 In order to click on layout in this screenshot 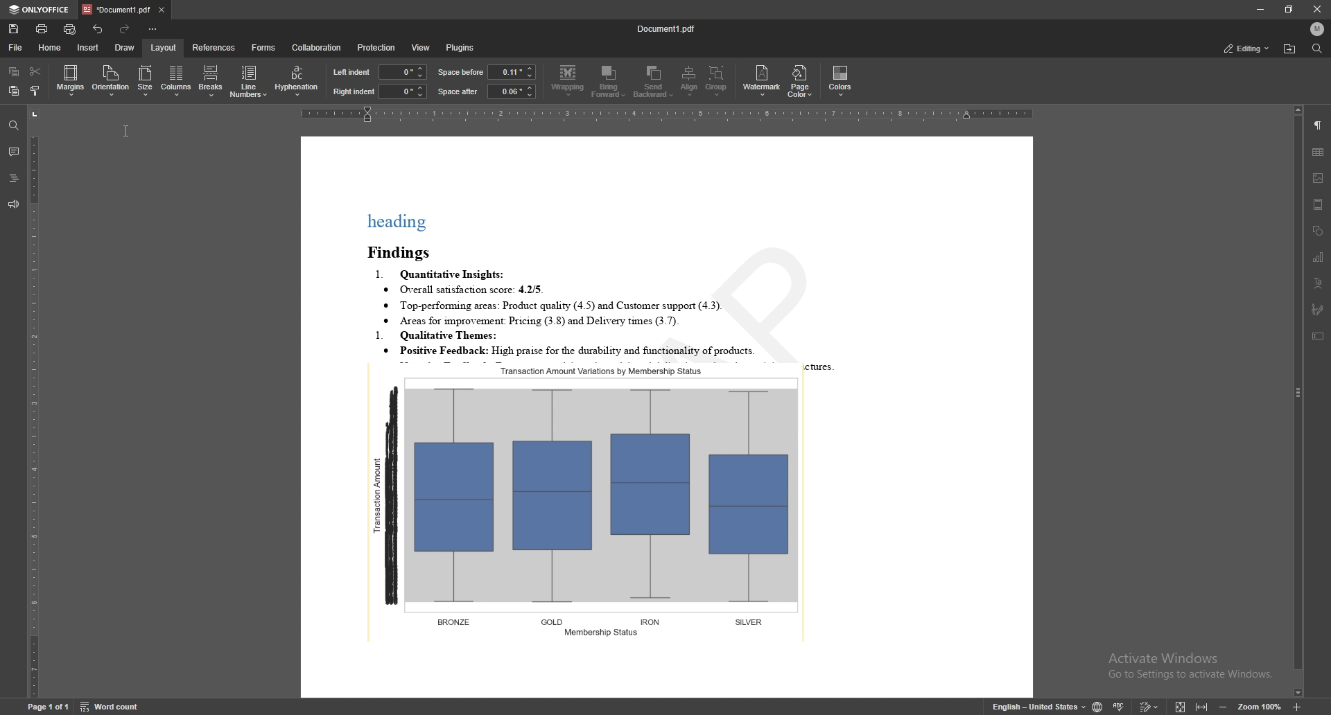, I will do `click(164, 47)`.